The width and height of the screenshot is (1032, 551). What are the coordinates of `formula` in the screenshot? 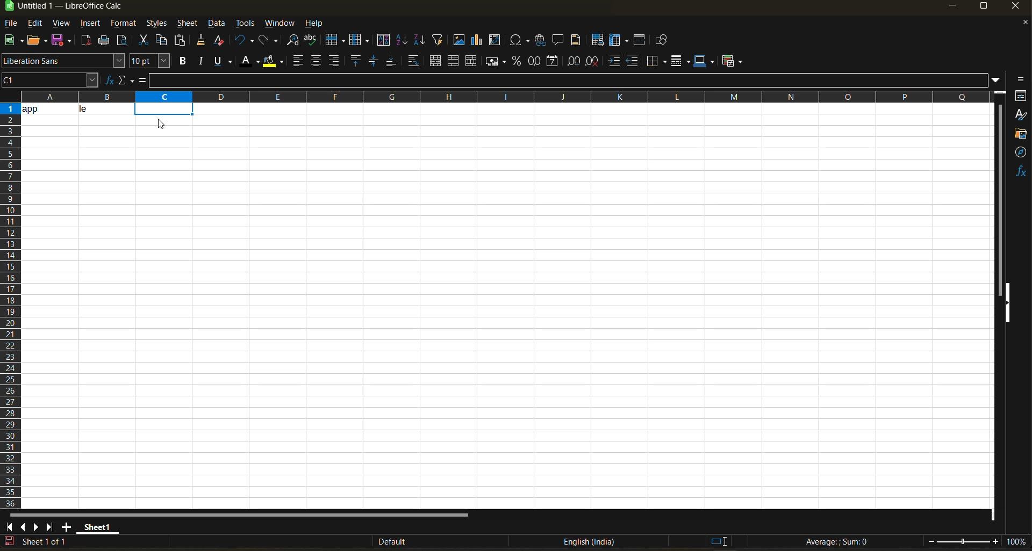 It's located at (840, 543).